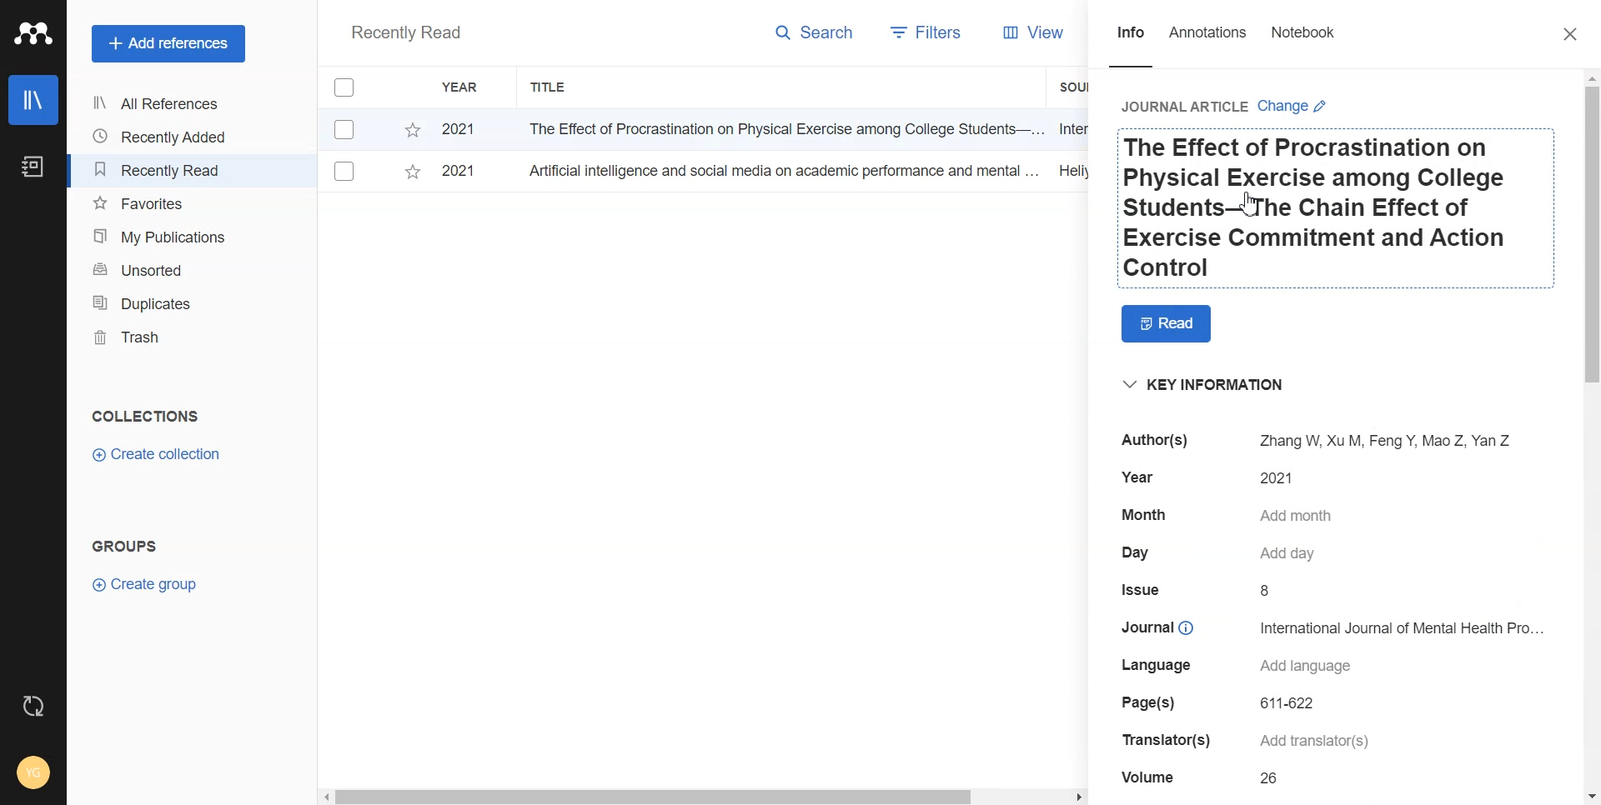  What do you see at coordinates (1131, 45) in the screenshot?
I see `Info` at bounding box center [1131, 45].